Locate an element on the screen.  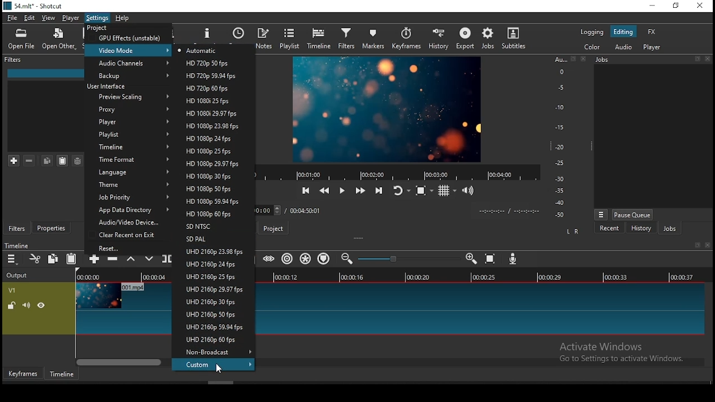
file is located at coordinates (12, 19).